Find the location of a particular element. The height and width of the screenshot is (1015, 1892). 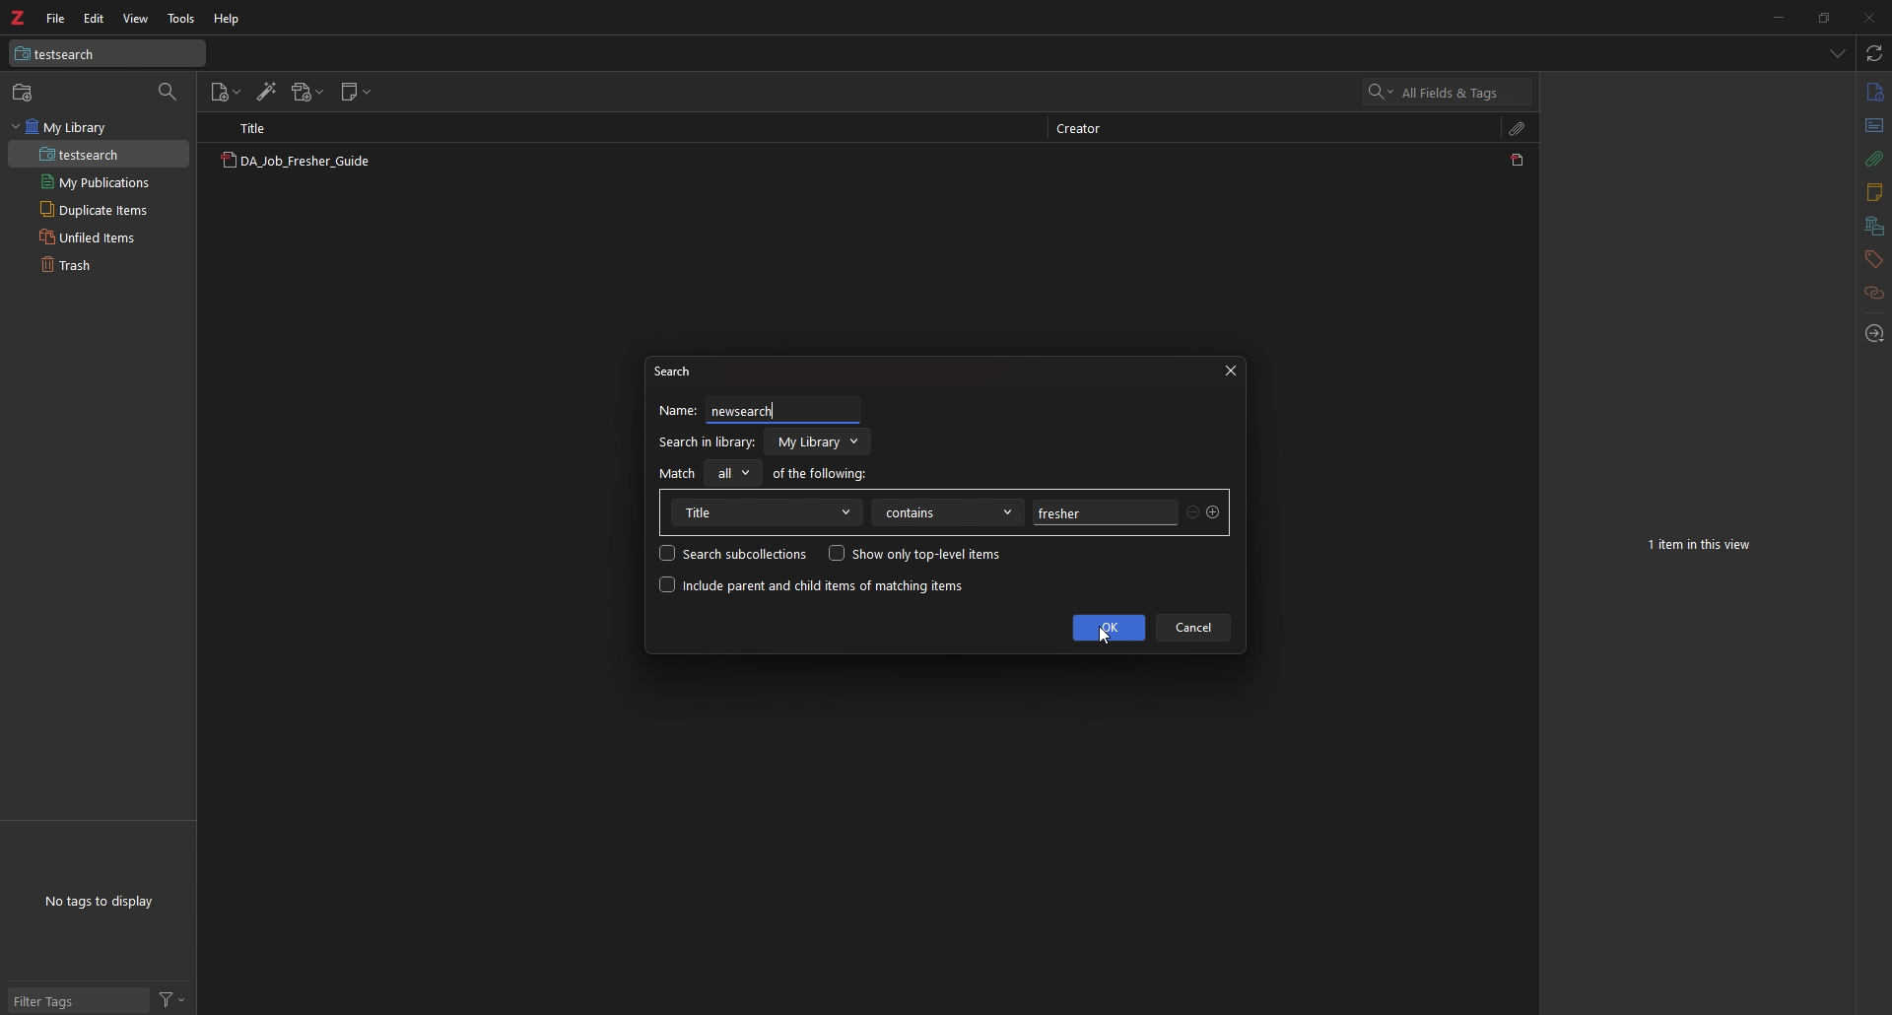

search subcollections is located at coordinates (733, 553).